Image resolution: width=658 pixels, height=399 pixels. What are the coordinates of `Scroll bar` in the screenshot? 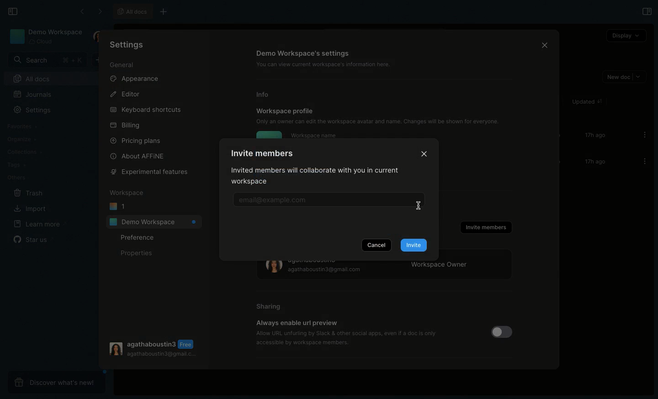 It's located at (558, 151).